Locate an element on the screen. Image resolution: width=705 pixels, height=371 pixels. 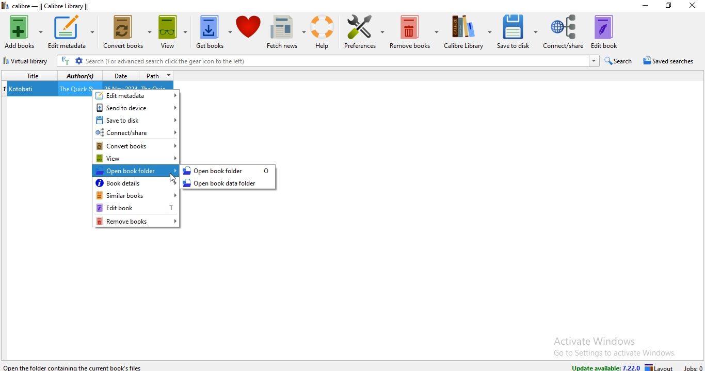
send to device is located at coordinates (137, 107).